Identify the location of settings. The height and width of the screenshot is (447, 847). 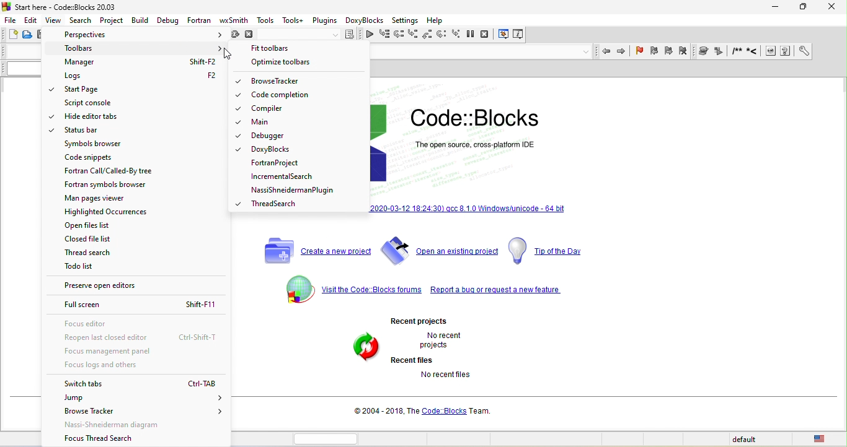
(407, 19).